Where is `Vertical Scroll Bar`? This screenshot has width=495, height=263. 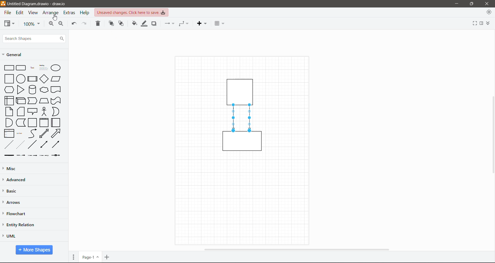 Vertical Scroll Bar is located at coordinates (492, 135).